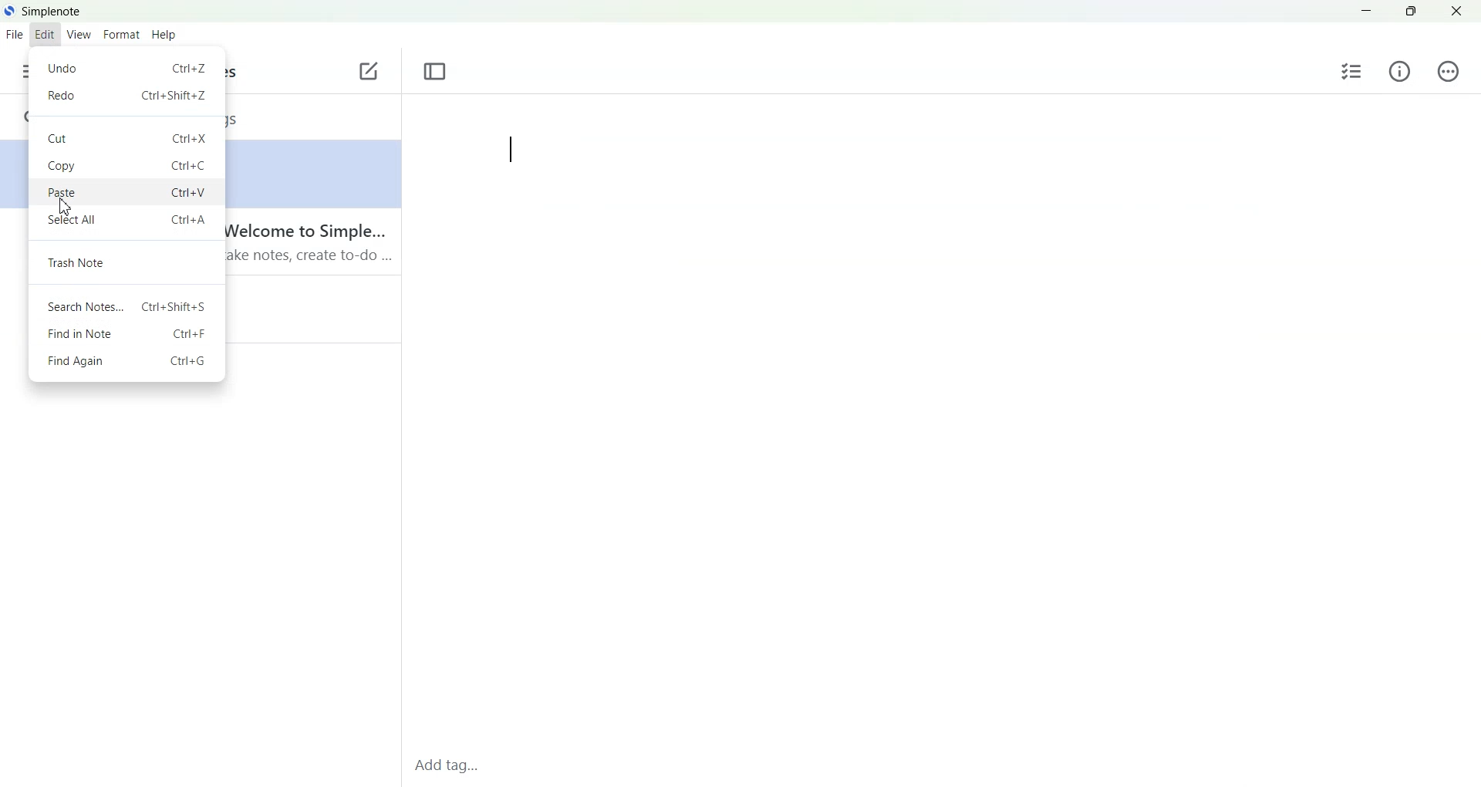 This screenshot has width=1481, height=787. Describe the element at coordinates (127, 221) in the screenshot. I see `Select all Ctrl + Select A` at that location.